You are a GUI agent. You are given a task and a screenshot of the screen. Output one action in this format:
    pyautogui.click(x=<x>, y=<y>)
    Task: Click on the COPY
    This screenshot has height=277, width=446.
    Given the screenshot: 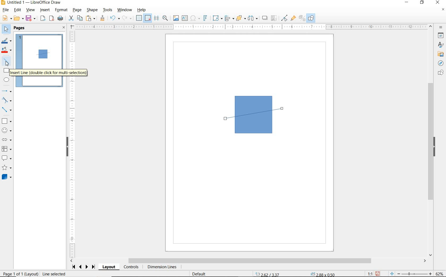 What is the action you would take?
    pyautogui.click(x=80, y=18)
    